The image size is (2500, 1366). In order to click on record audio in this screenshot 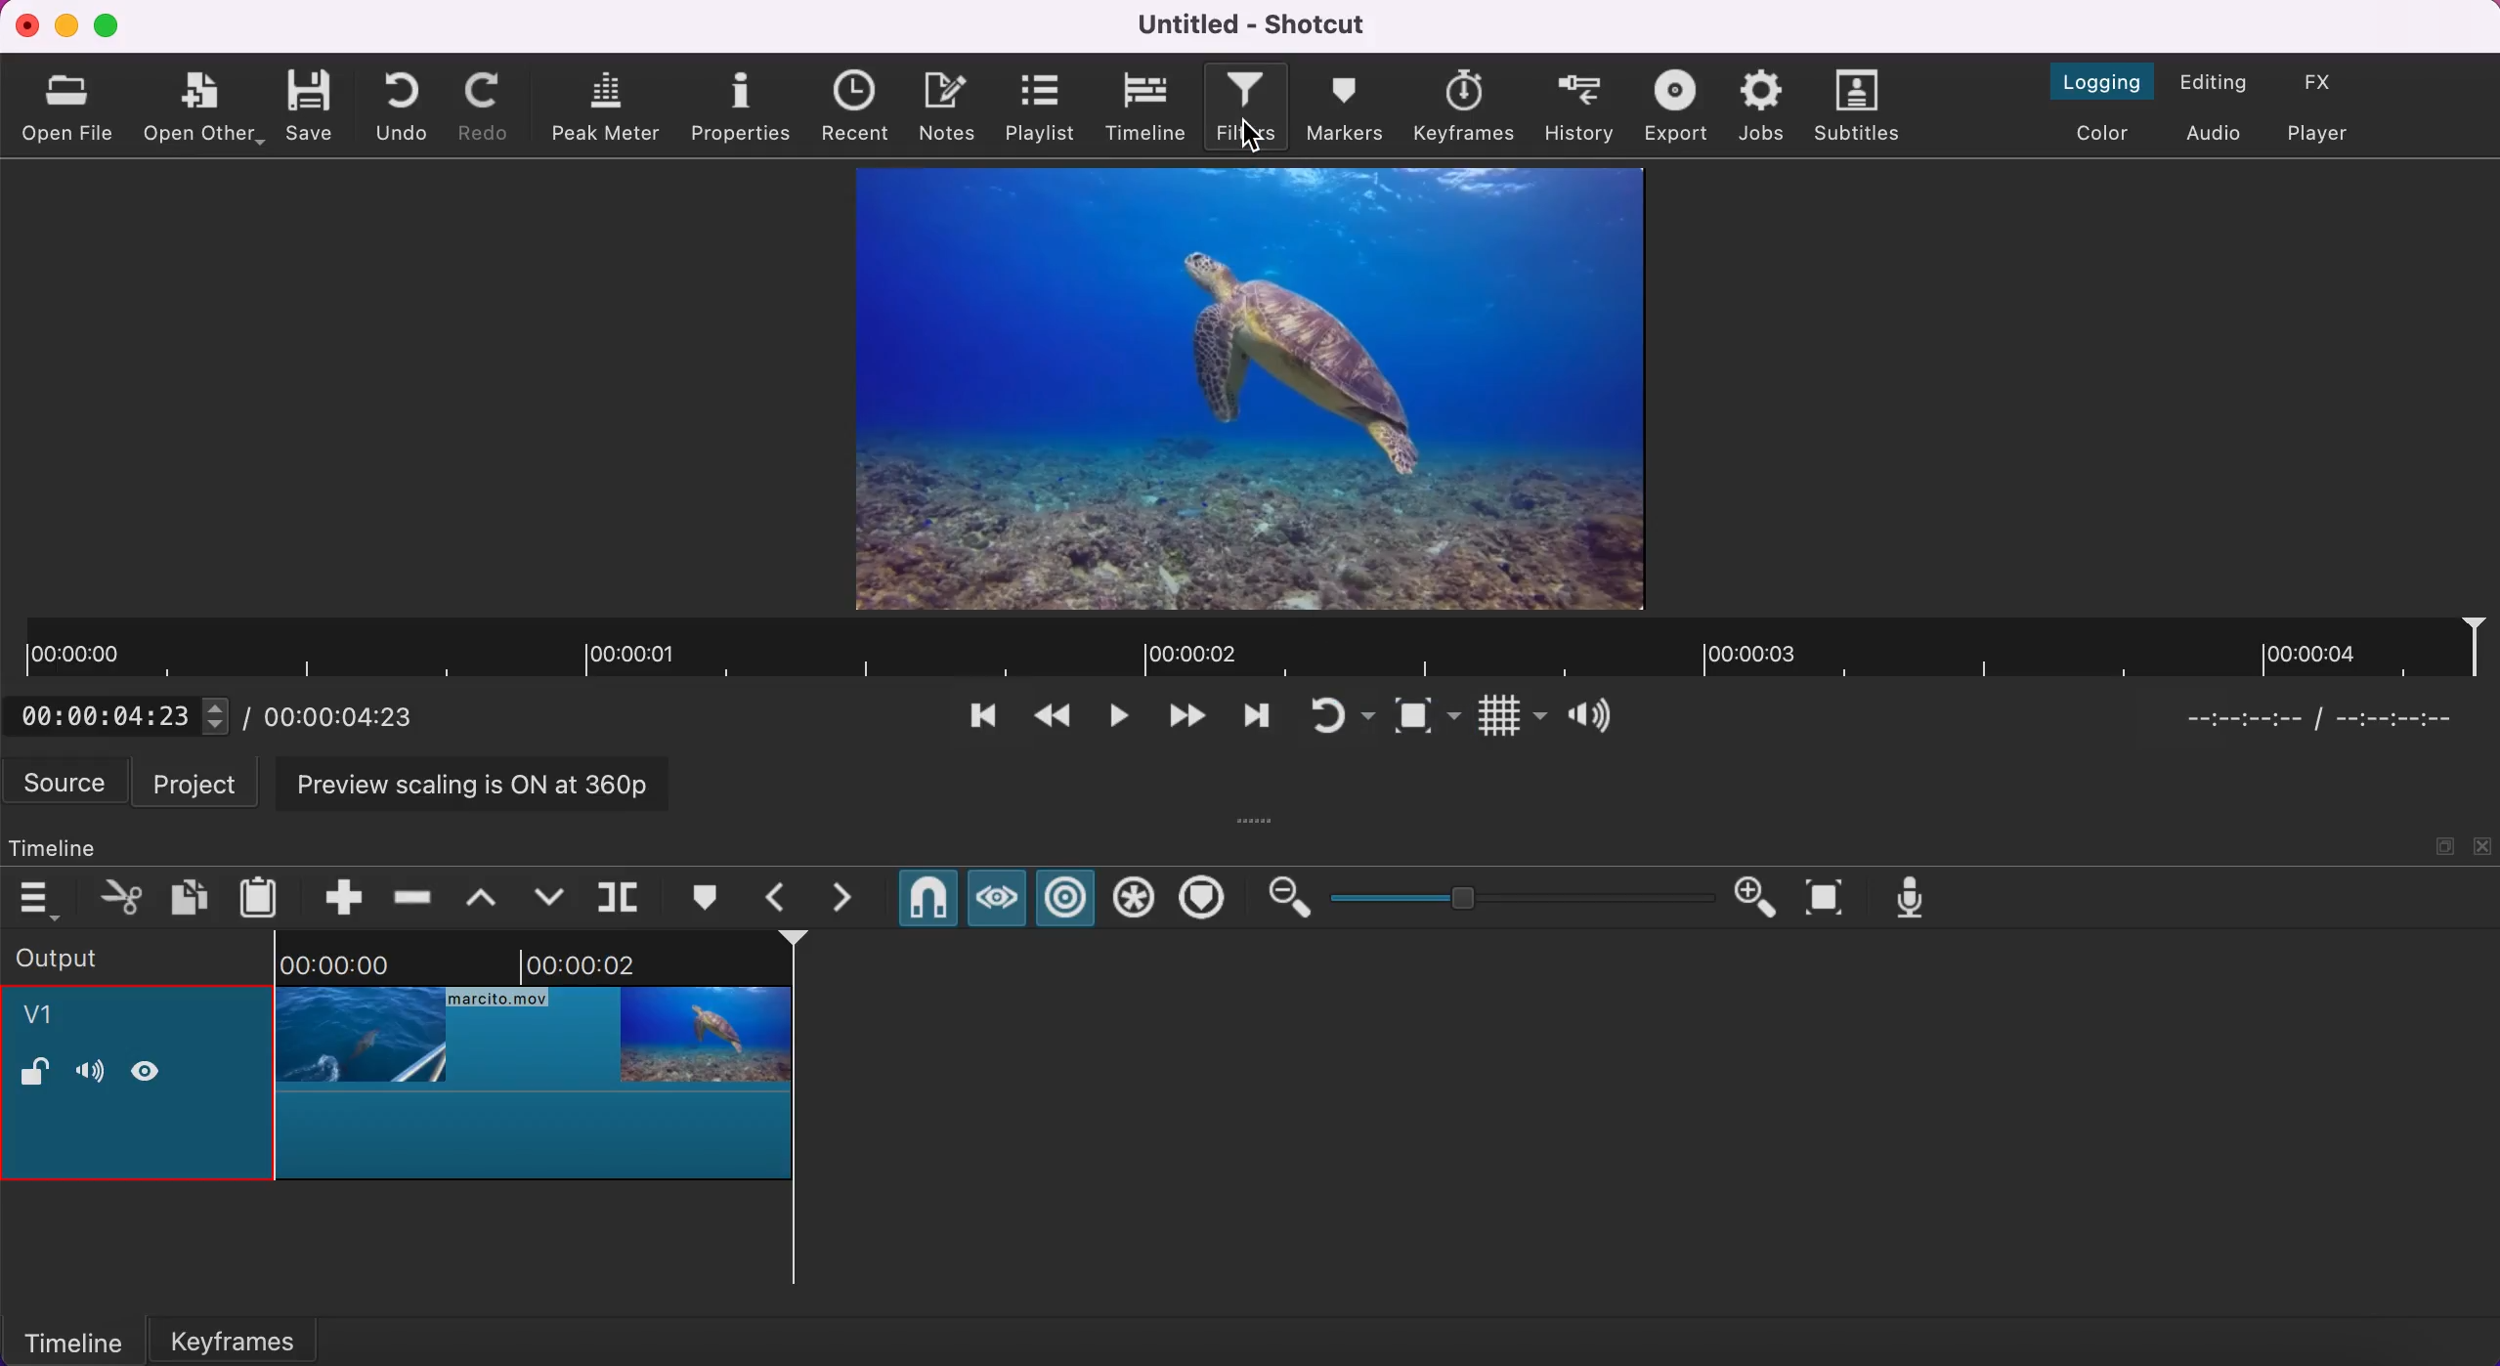, I will do `click(1908, 894)`.